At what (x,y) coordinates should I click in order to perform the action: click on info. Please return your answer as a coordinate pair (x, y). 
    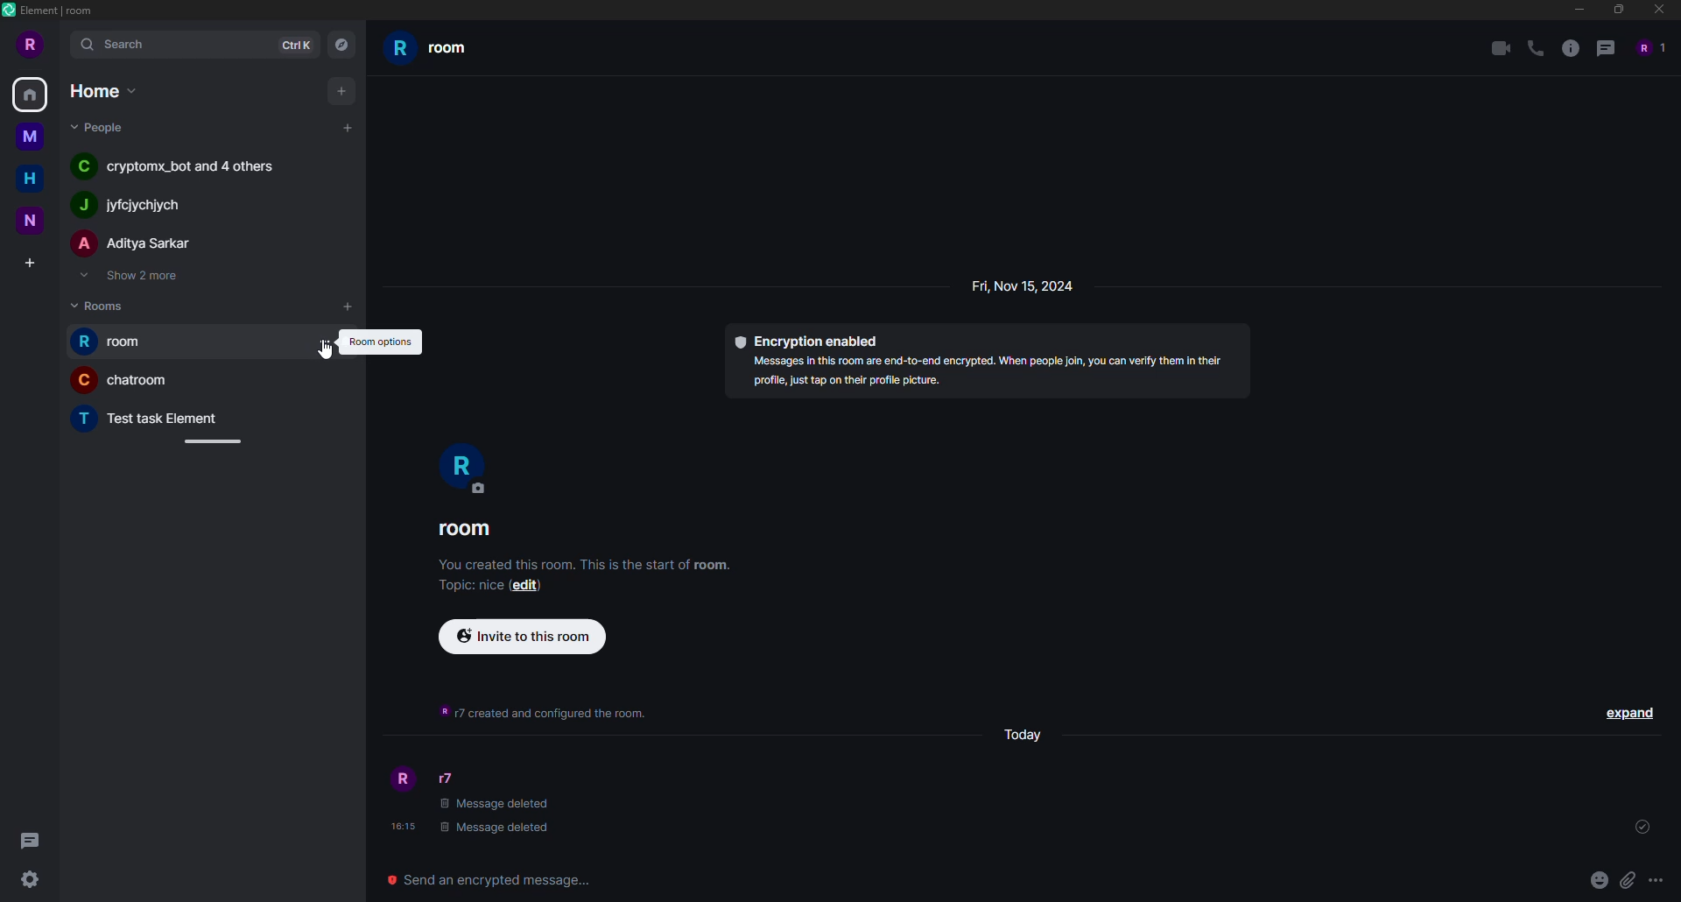
    Looking at the image, I should click on (1570, 49).